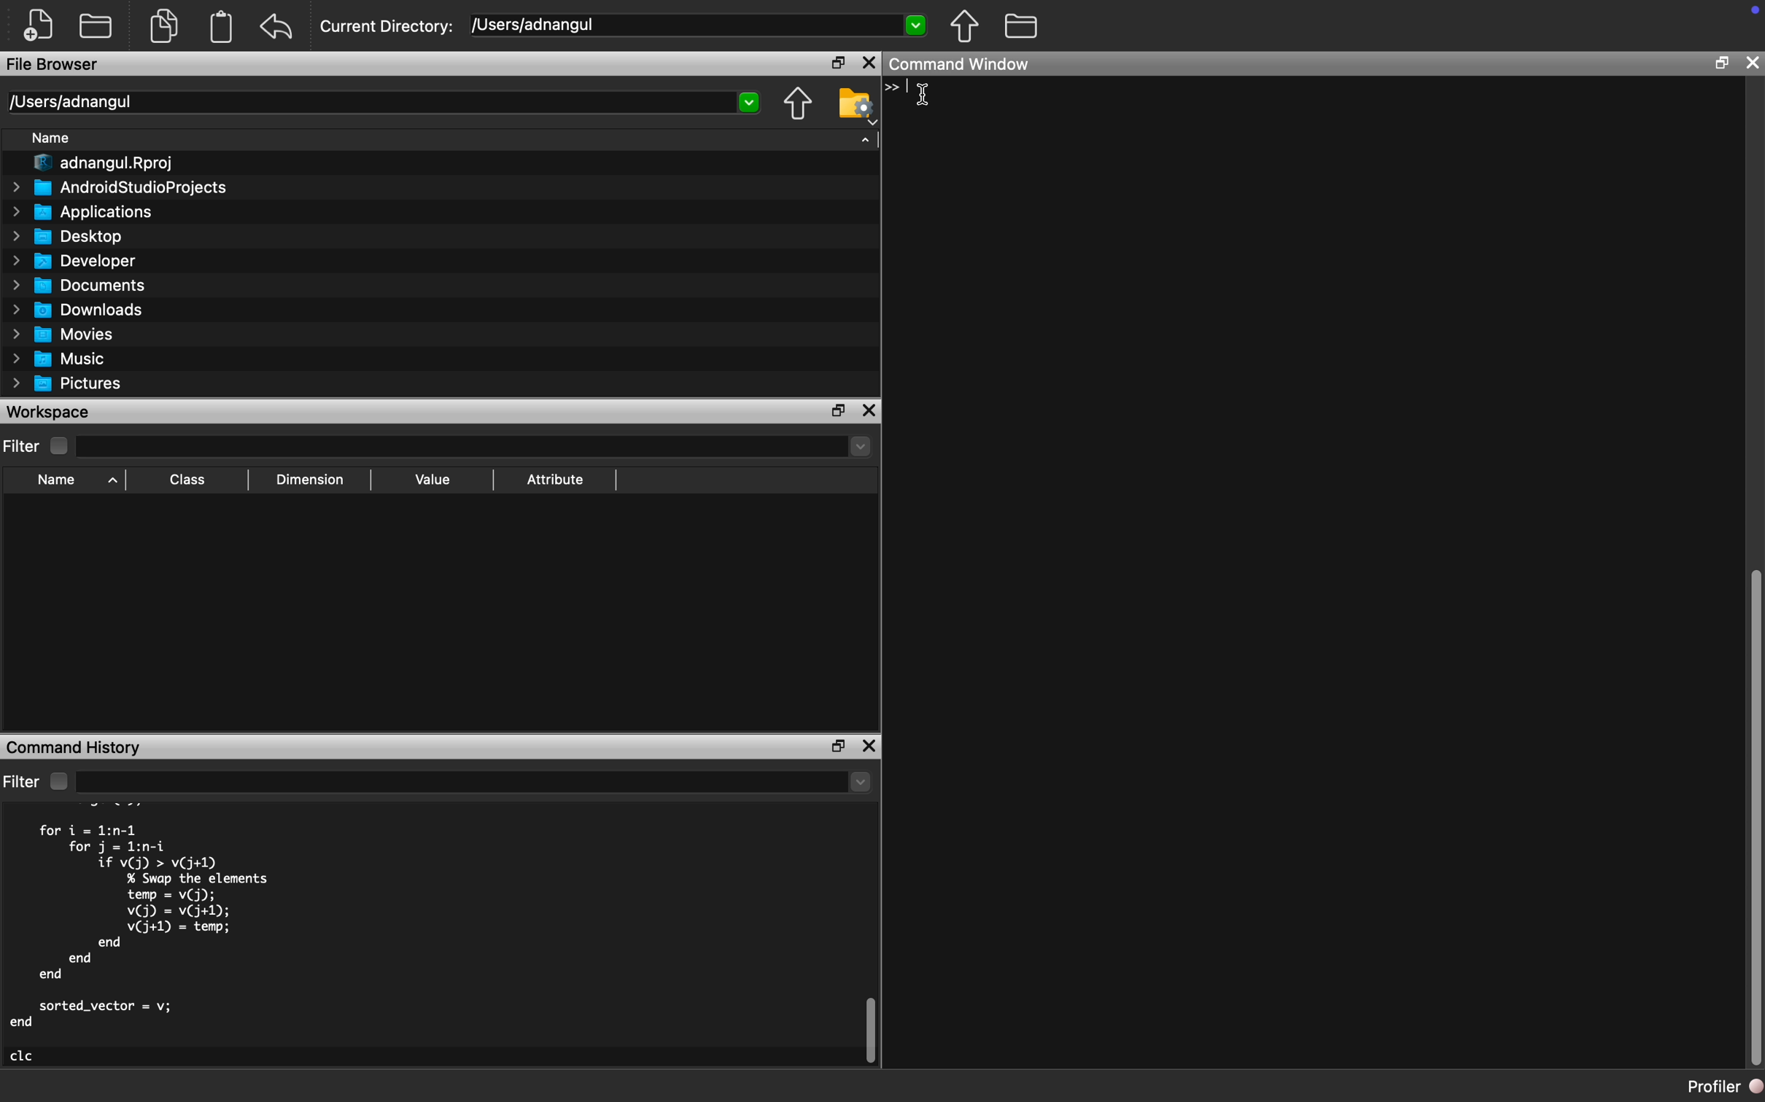 The image size is (1765, 1102). What do you see at coordinates (187, 479) in the screenshot?
I see `Class` at bounding box center [187, 479].